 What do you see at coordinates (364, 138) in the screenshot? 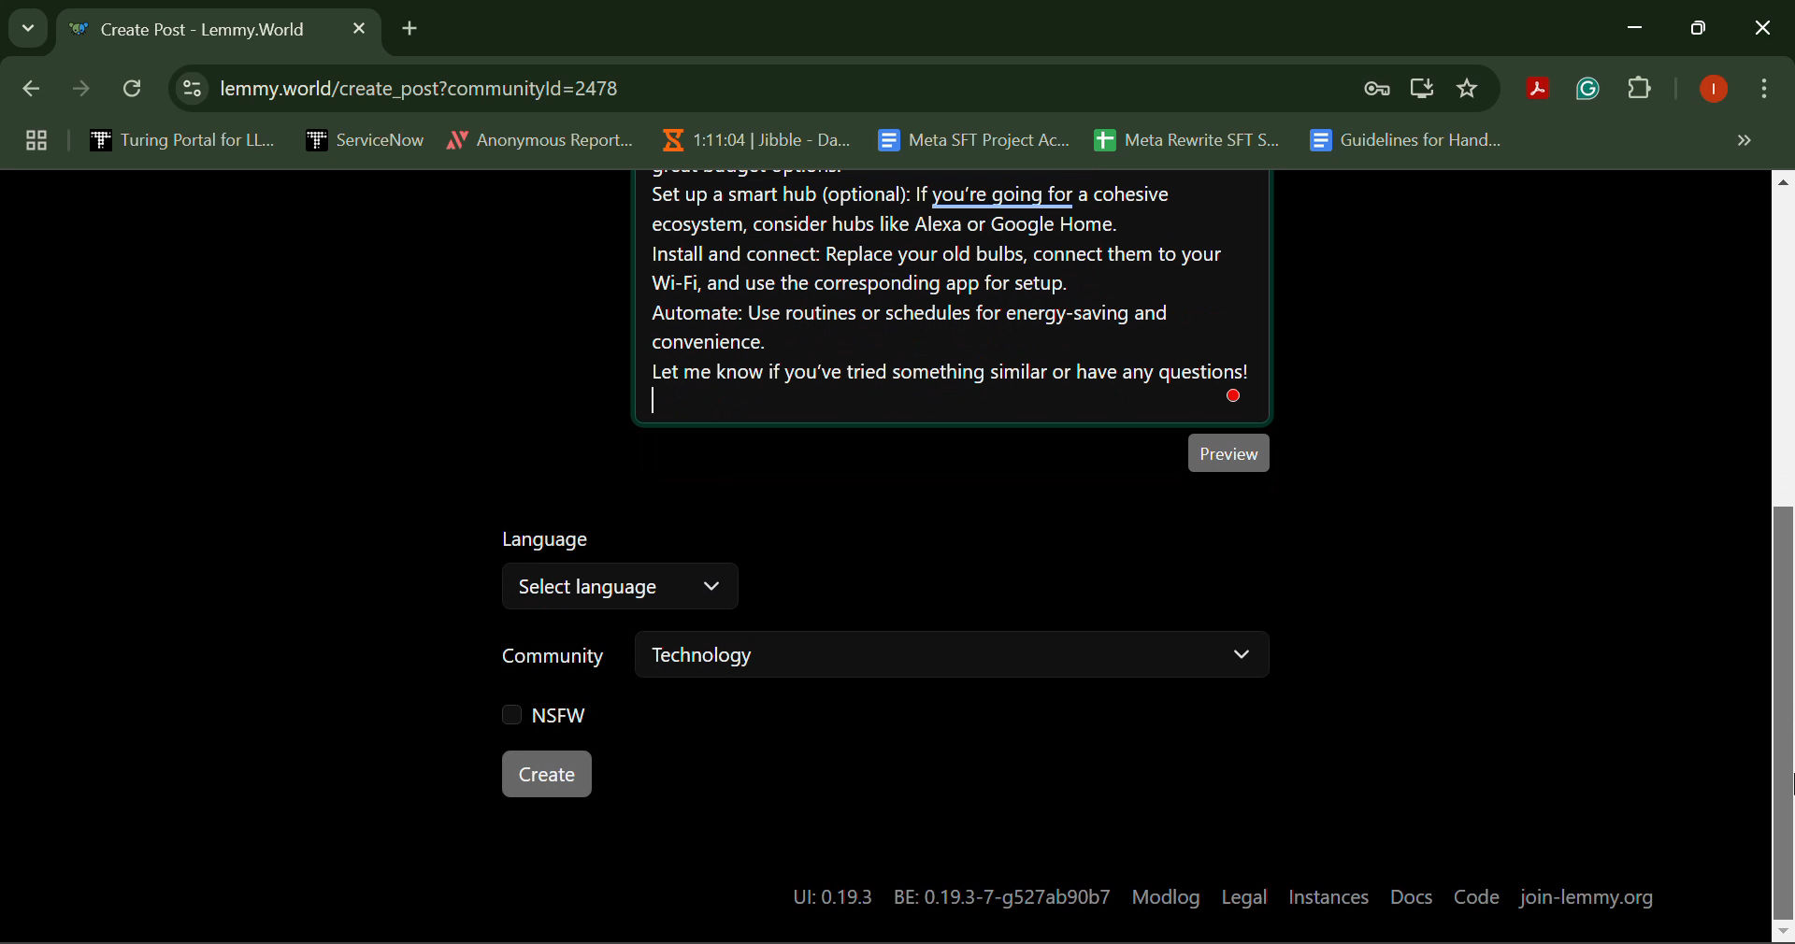
I see `ServiceNow` at bounding box center [364, 138].